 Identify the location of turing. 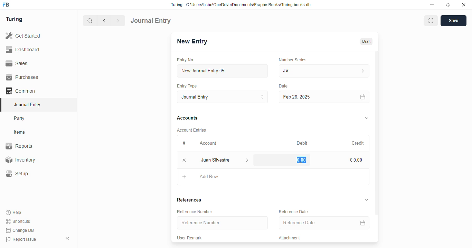
(15, 20).